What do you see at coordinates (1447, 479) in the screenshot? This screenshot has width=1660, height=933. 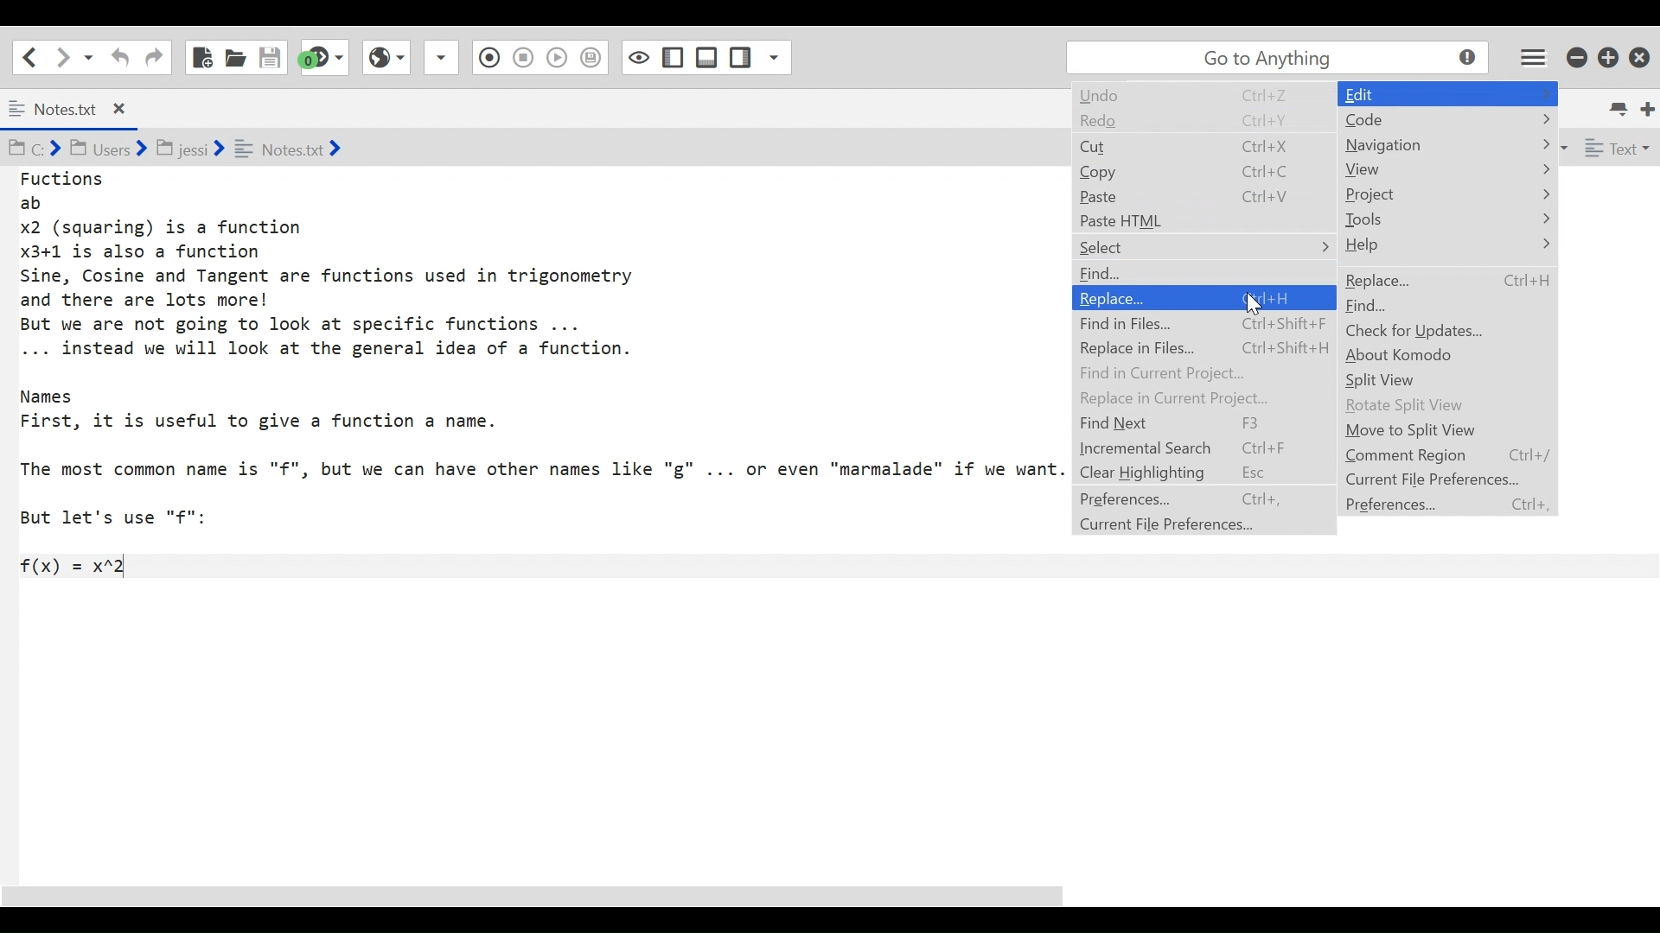 I see `Current File Preferences...` at bounding box center [1447, 479].